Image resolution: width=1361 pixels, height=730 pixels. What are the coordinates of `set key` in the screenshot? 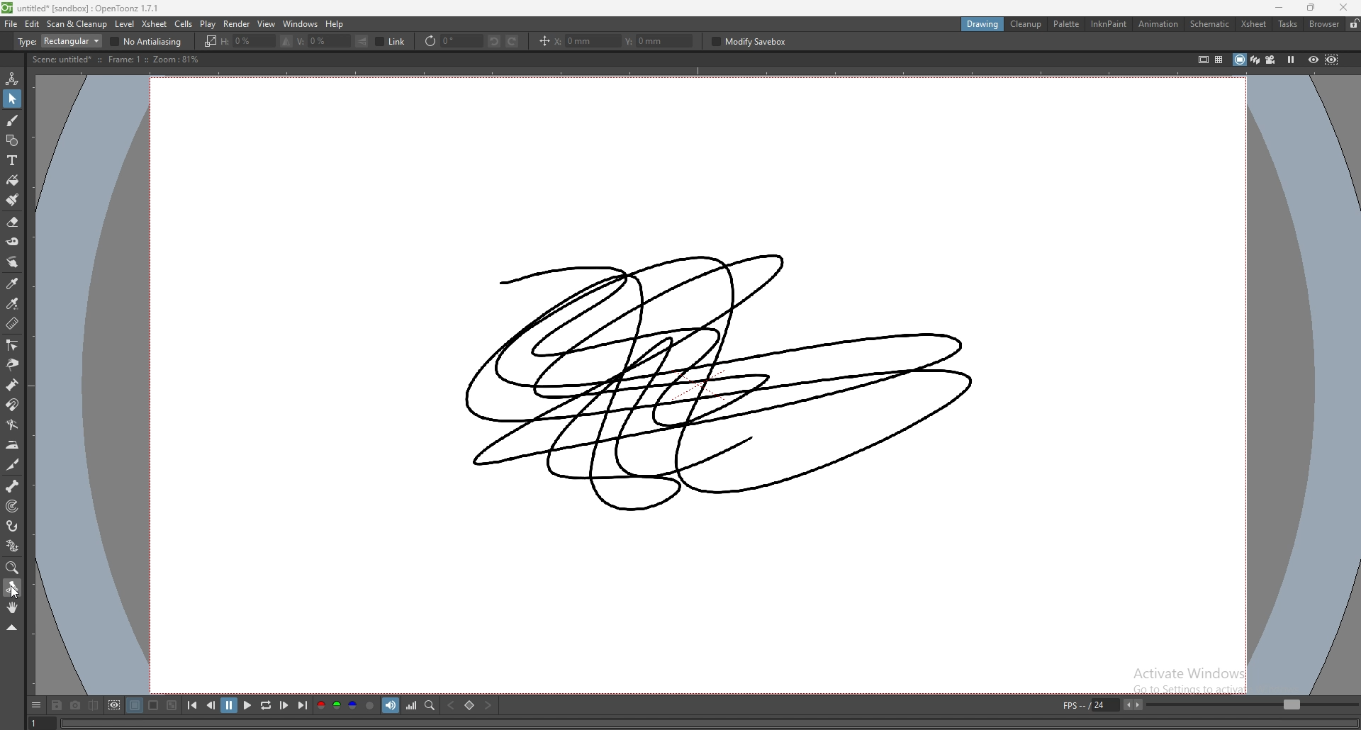 It's located at (469, 705).